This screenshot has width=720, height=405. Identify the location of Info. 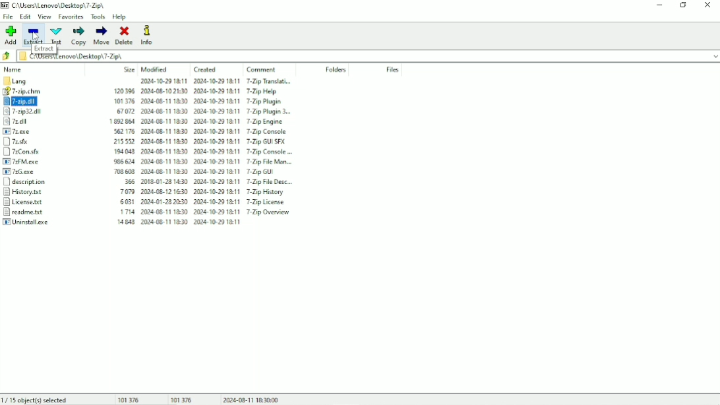
(148, 36).